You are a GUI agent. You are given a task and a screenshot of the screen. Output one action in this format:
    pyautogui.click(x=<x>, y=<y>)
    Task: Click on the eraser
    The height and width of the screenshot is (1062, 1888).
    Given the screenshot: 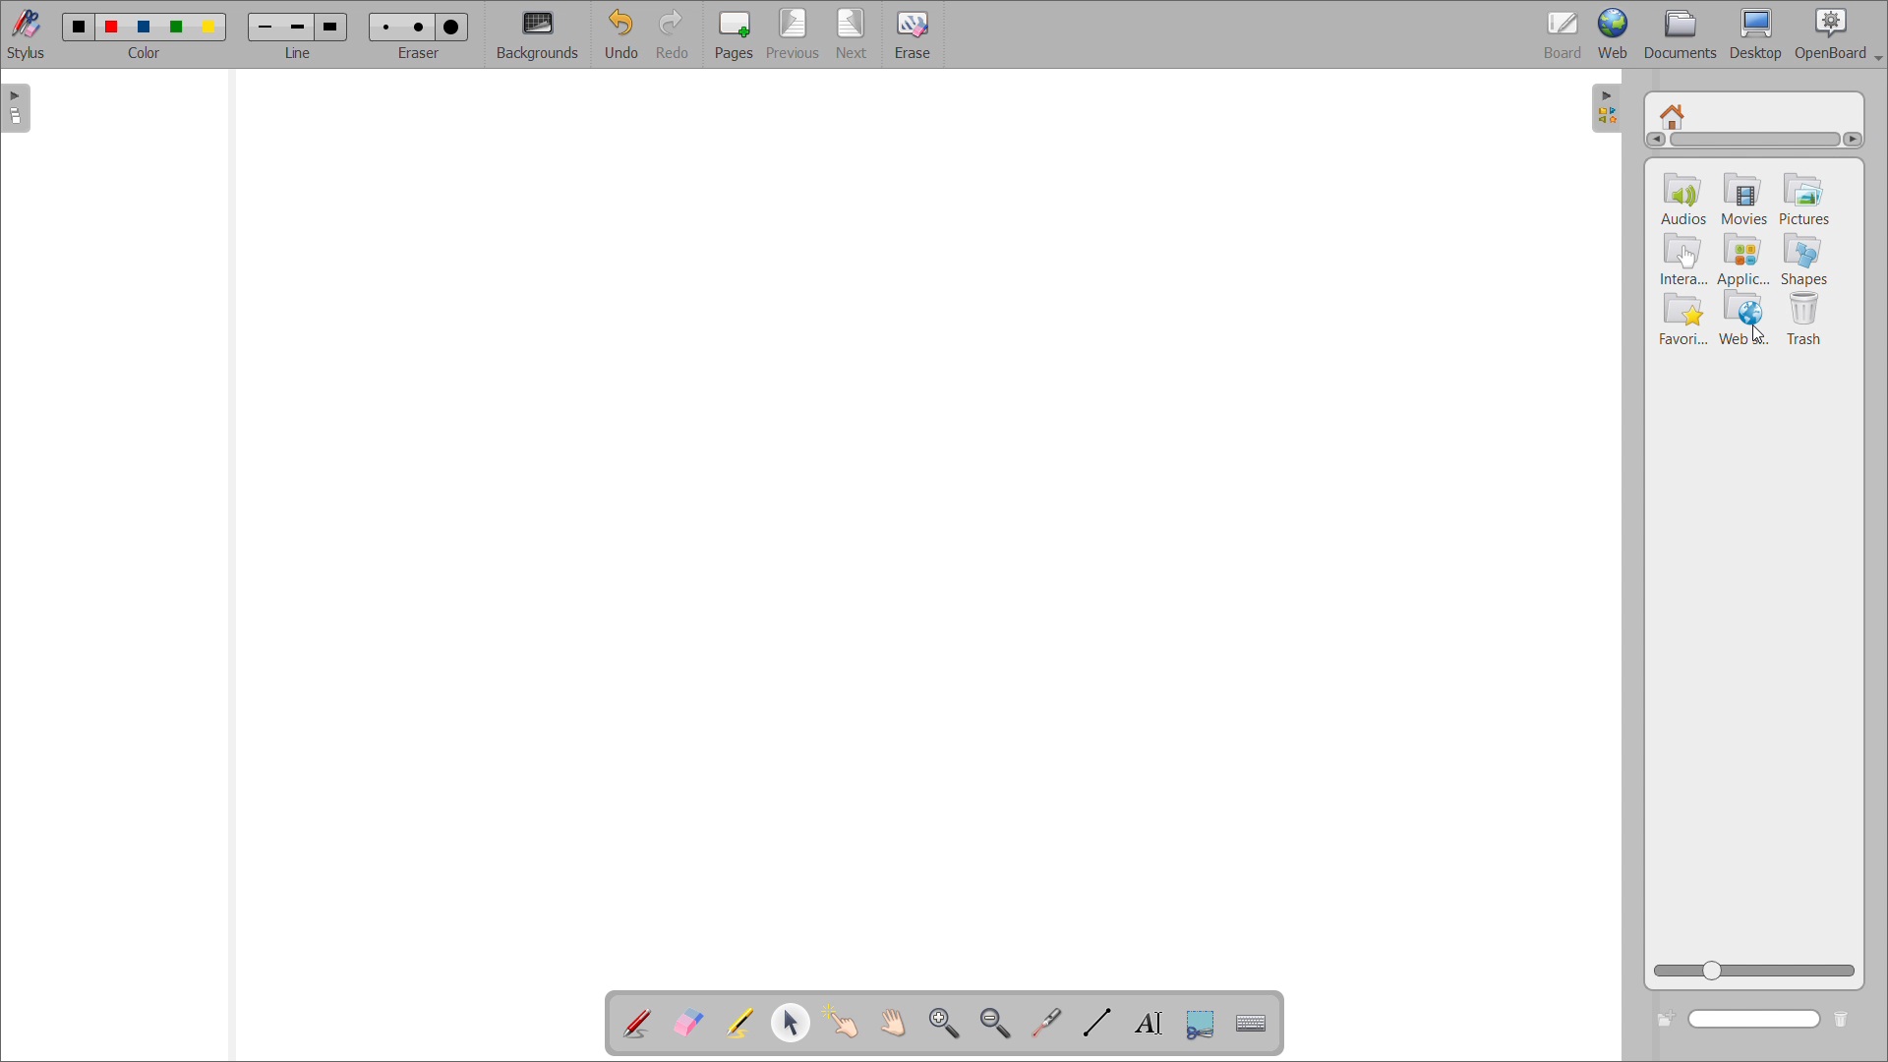 What is the action you would take?
    pyautogui.click(x=422, y=51)
    